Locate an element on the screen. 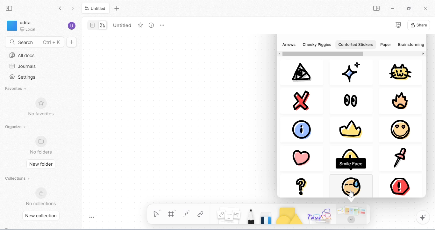 The height and width of the screenshot is (230, 435). frame is located at coordinates (172, 213).